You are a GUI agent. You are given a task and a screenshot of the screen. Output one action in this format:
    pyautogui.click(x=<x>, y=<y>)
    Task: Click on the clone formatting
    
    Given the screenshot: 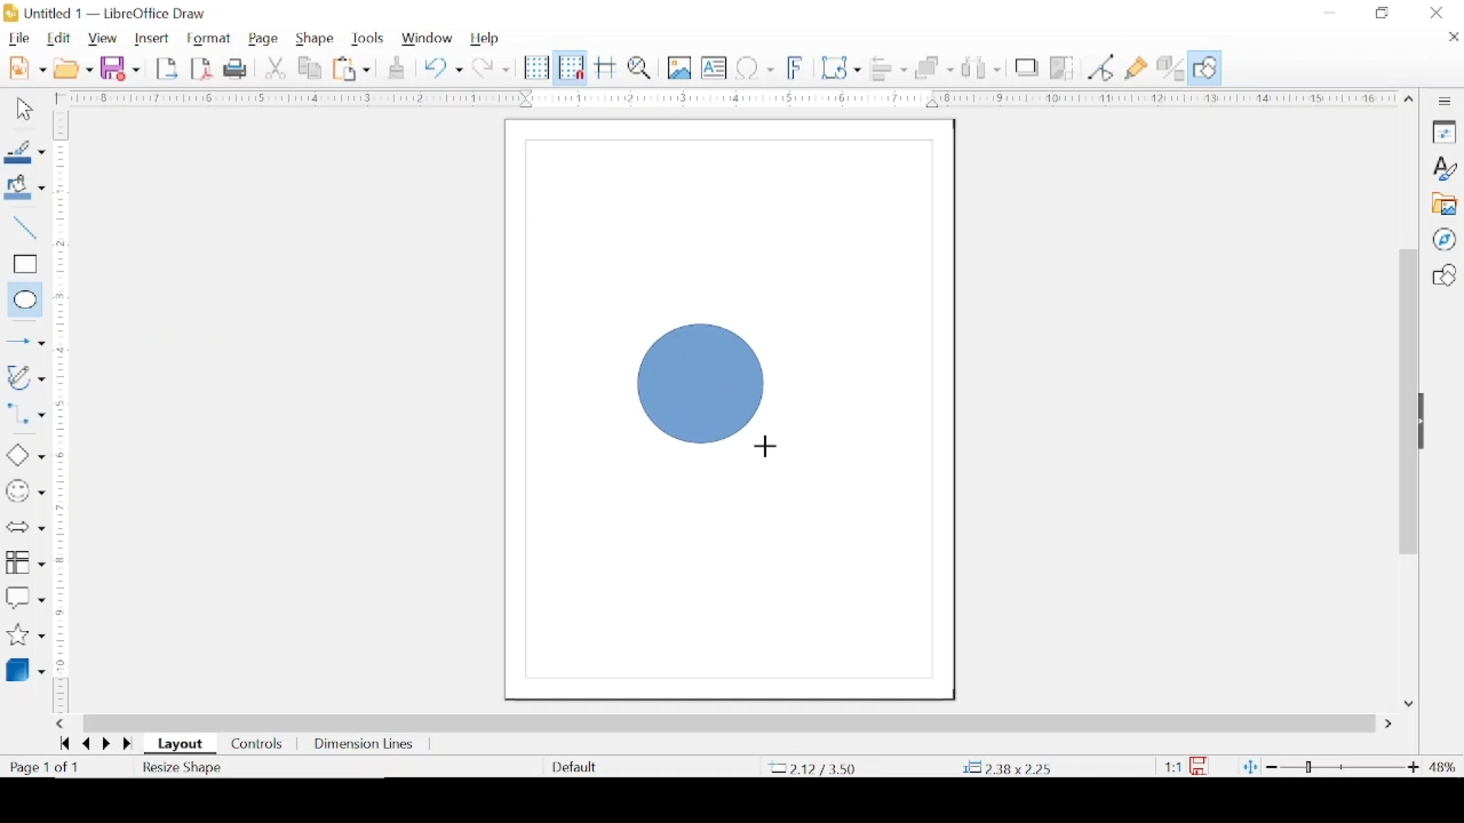 What is the action you would take?
    pyautogui.click(x=395, y=68)
    